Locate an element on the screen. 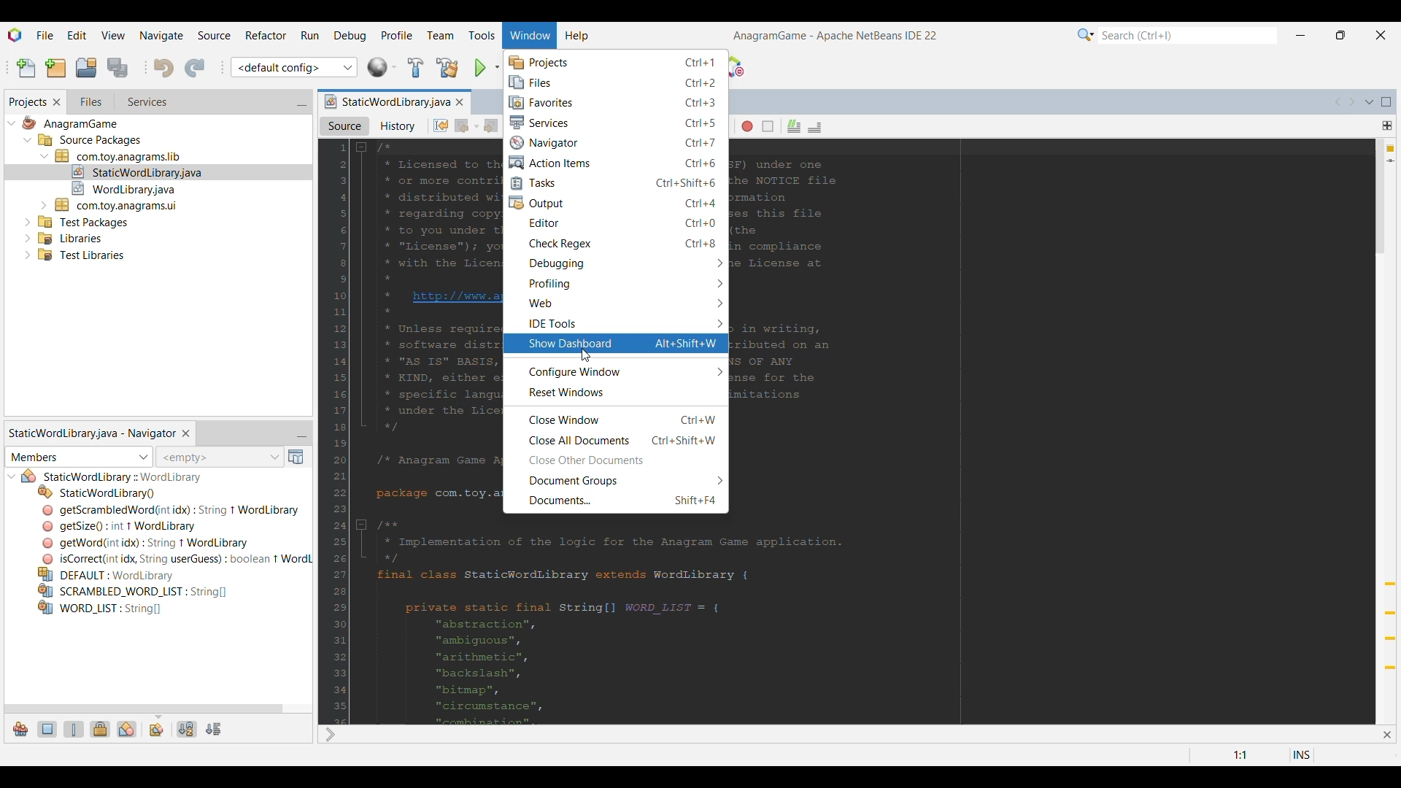  Document group options is located at coordinates (615, 481).